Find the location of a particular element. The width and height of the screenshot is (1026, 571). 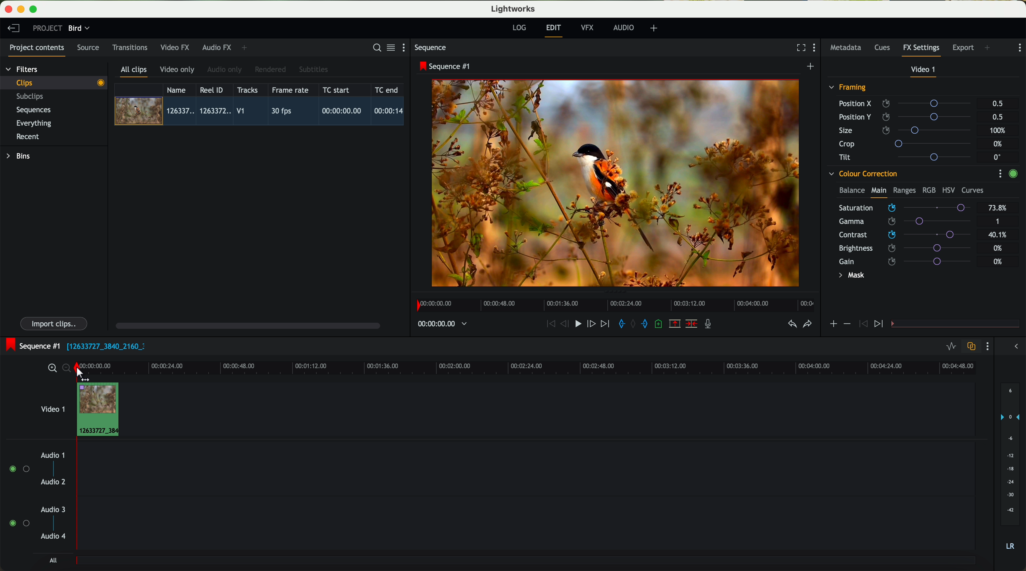

icon is located at coordinates (846, 324).